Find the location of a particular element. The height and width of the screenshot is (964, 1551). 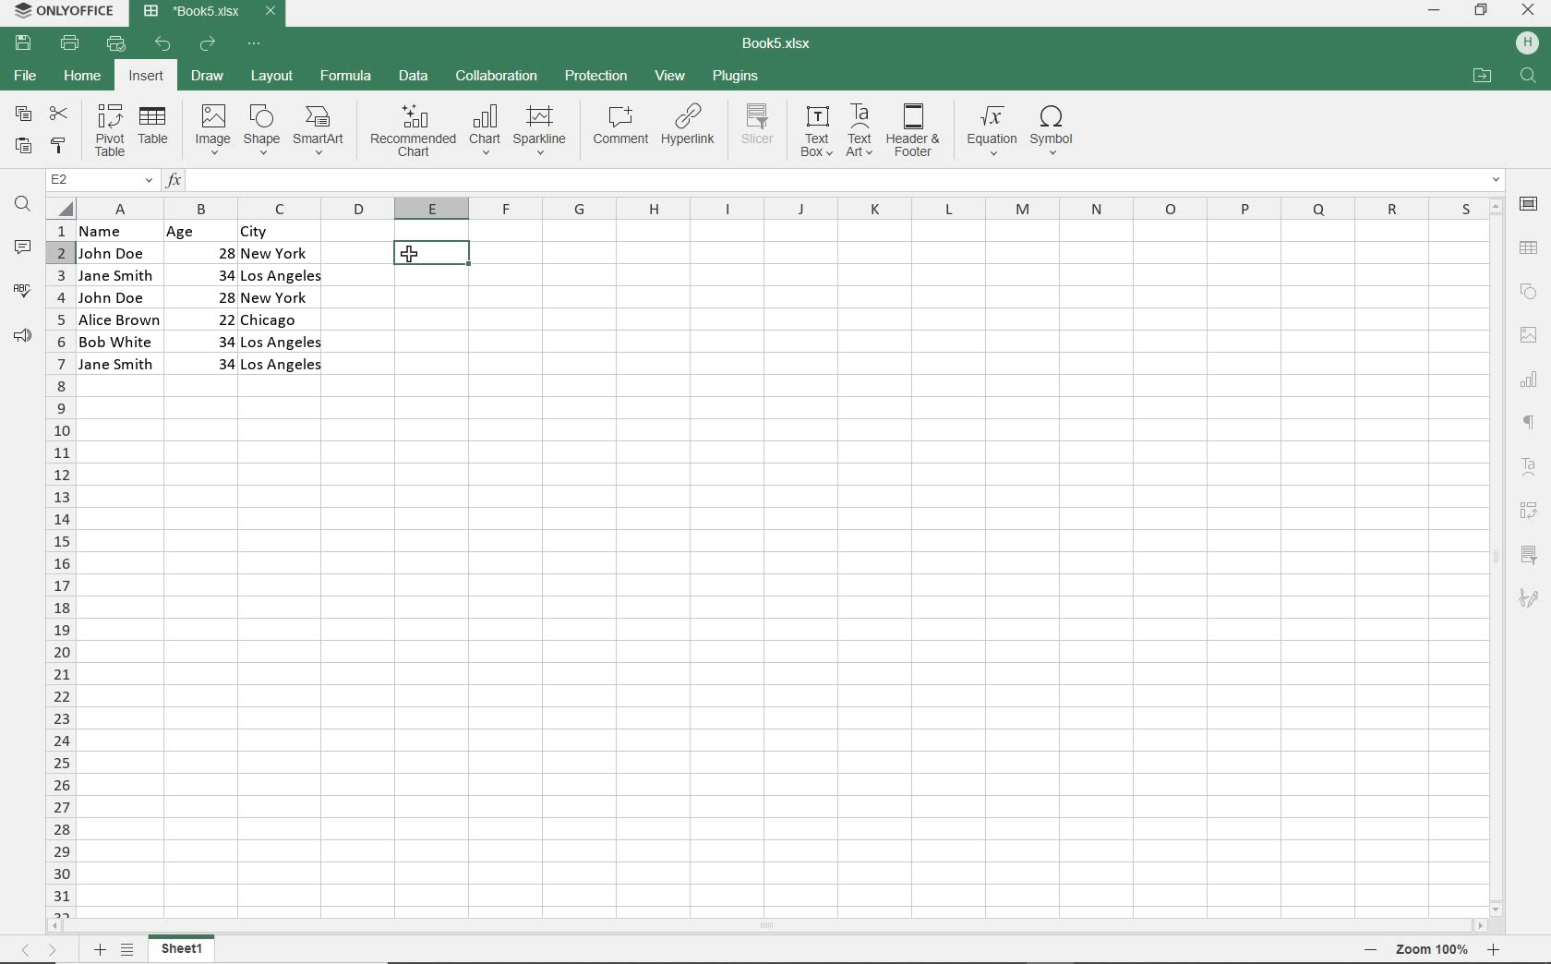

REDO is located at coordinates (207, 46).